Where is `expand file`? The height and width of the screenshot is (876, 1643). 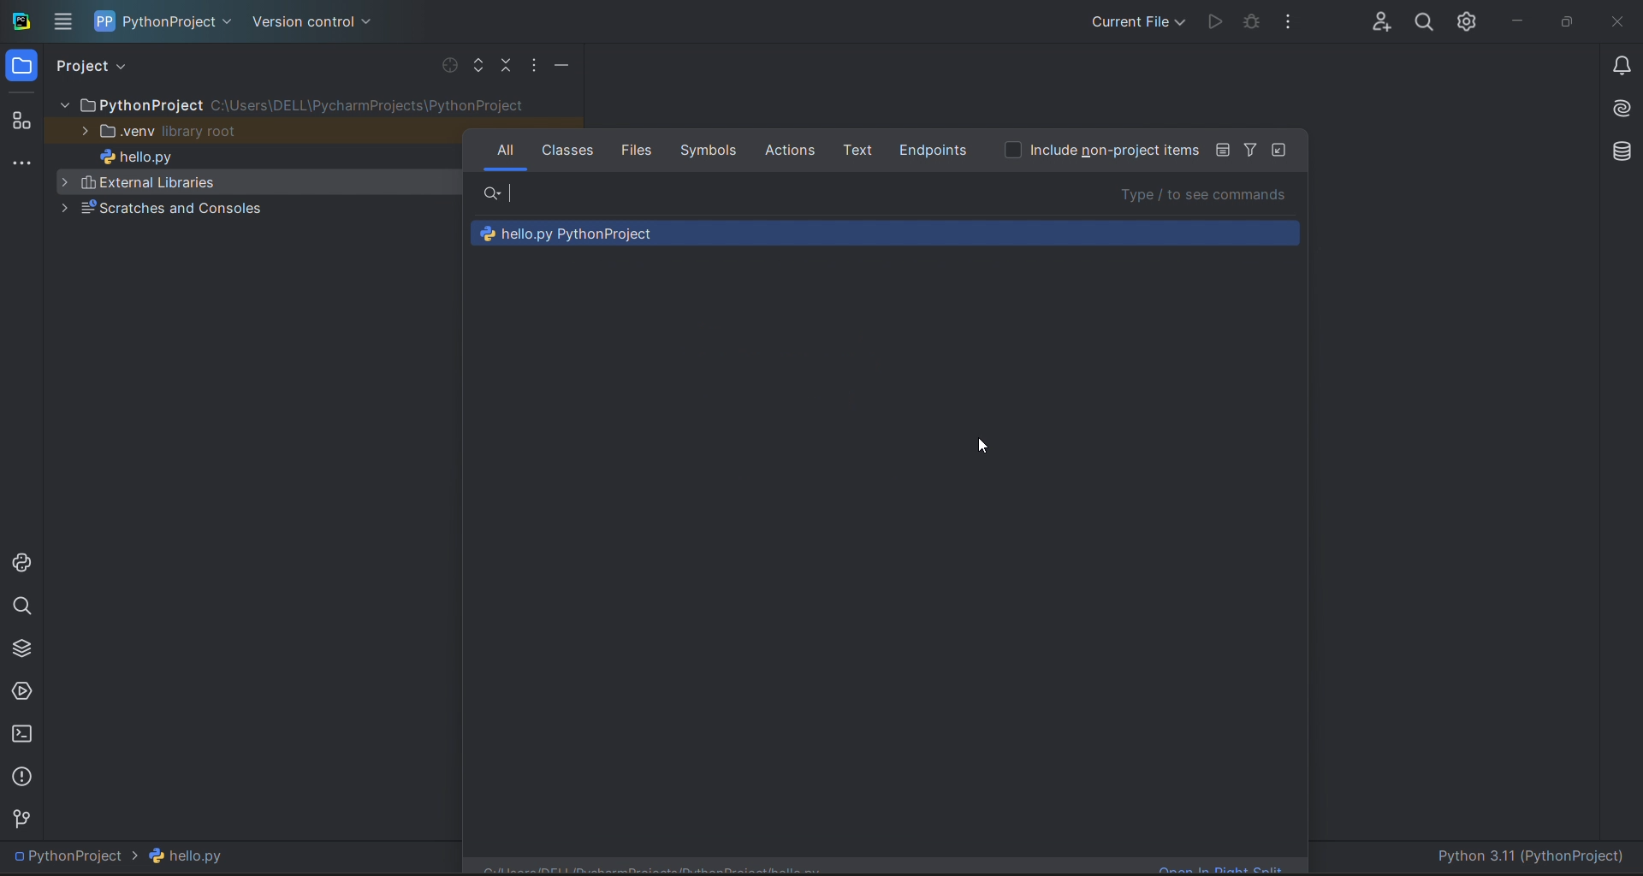
expand file is located at coordinates (478, 65).